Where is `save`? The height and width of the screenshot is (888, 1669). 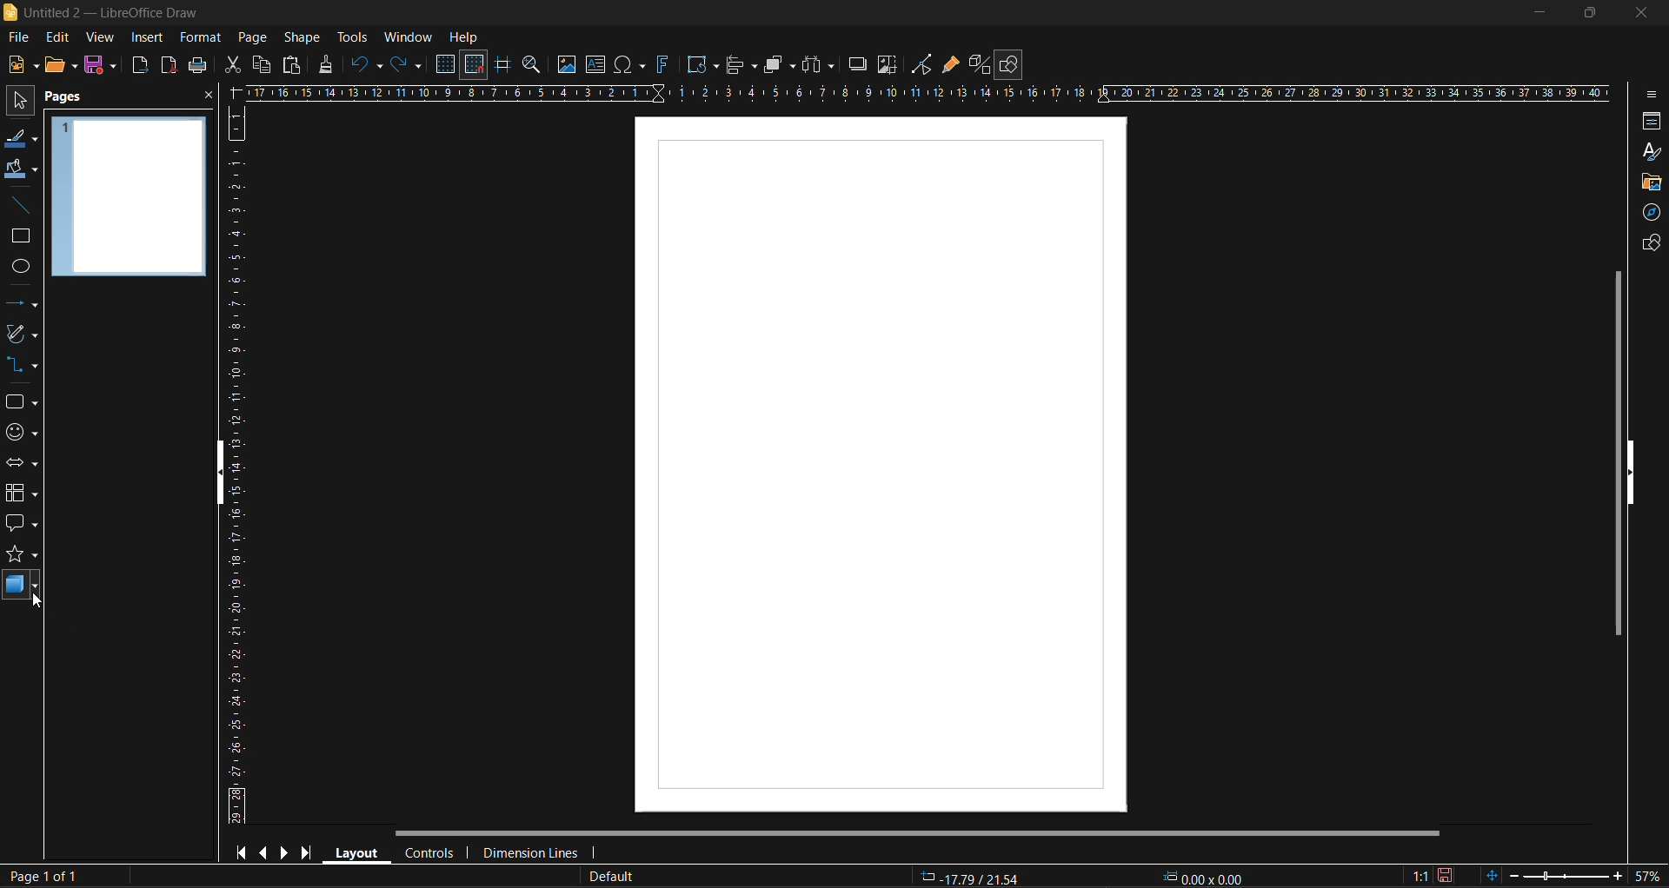
save is located at coordinates (103, 66).